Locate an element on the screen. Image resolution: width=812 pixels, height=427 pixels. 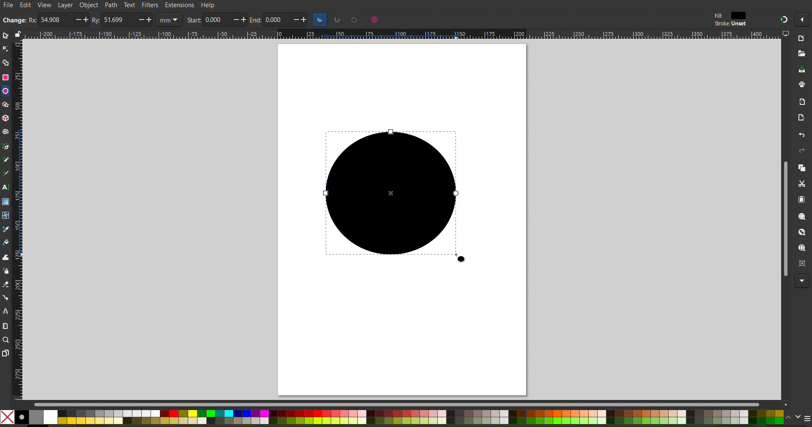
Select is located at coordinates (6, 36).